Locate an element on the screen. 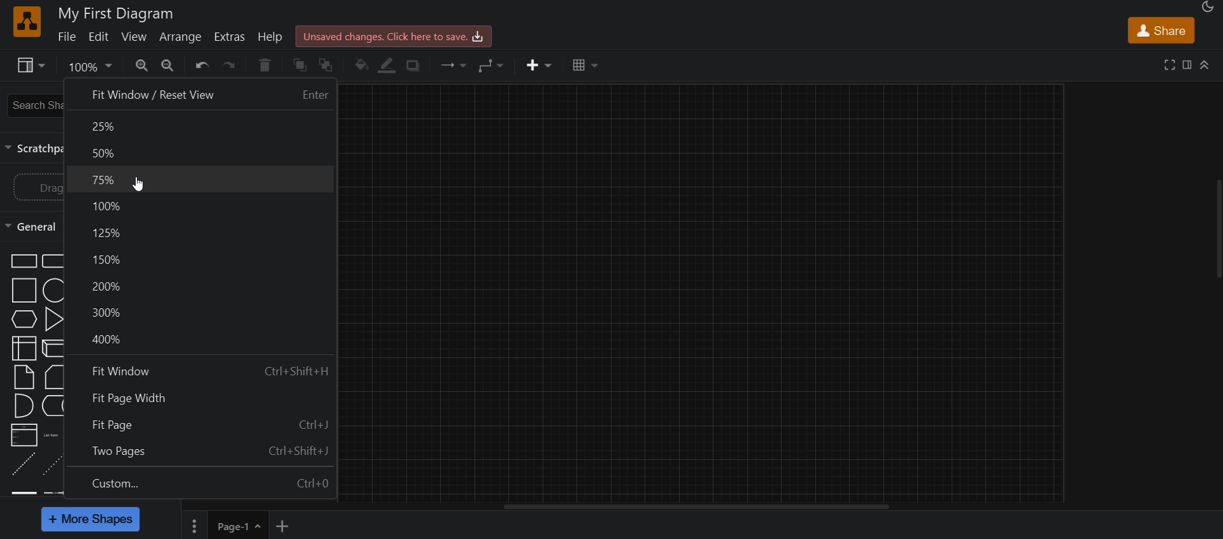 The image size is (1223, 539). shapes is located at coordinates (36, 370).